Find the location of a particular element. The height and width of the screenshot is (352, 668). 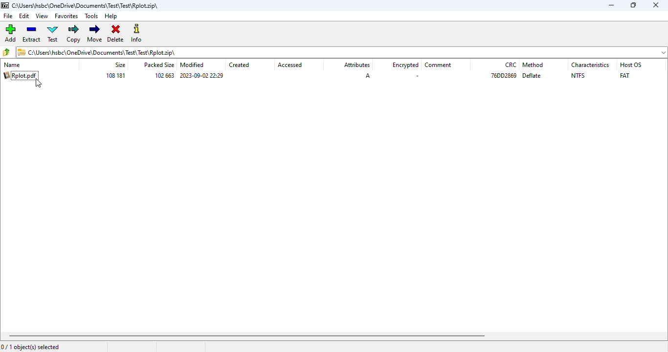

encrypted is located at coordinates (405, 65).